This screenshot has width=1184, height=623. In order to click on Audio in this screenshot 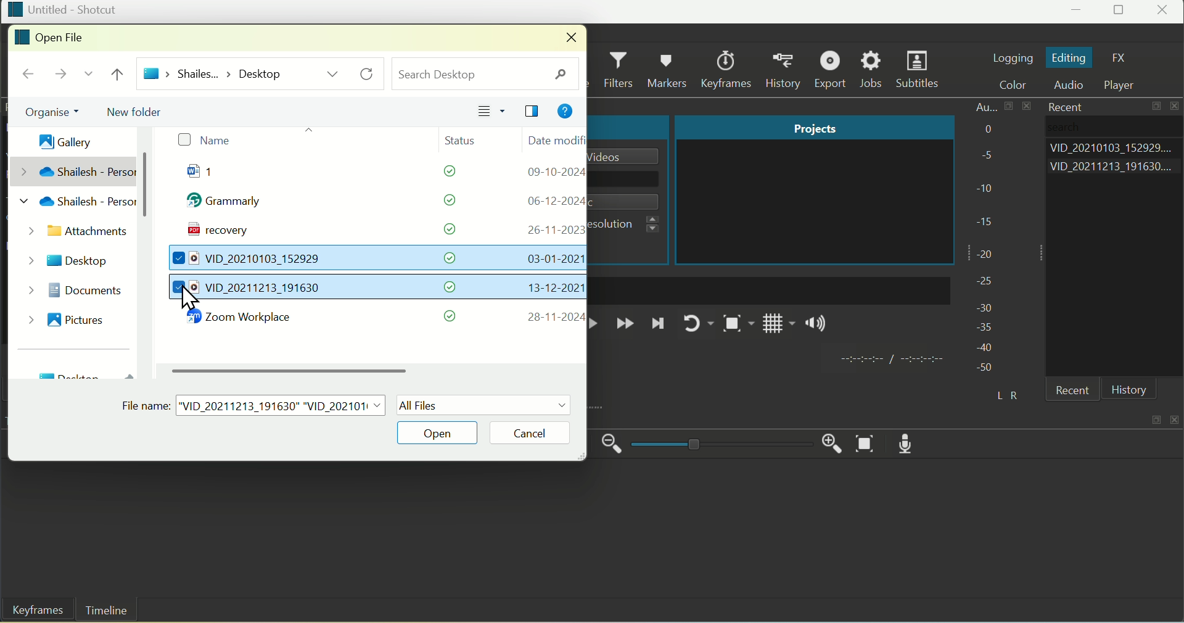, I will do `click(1073, 86)`.